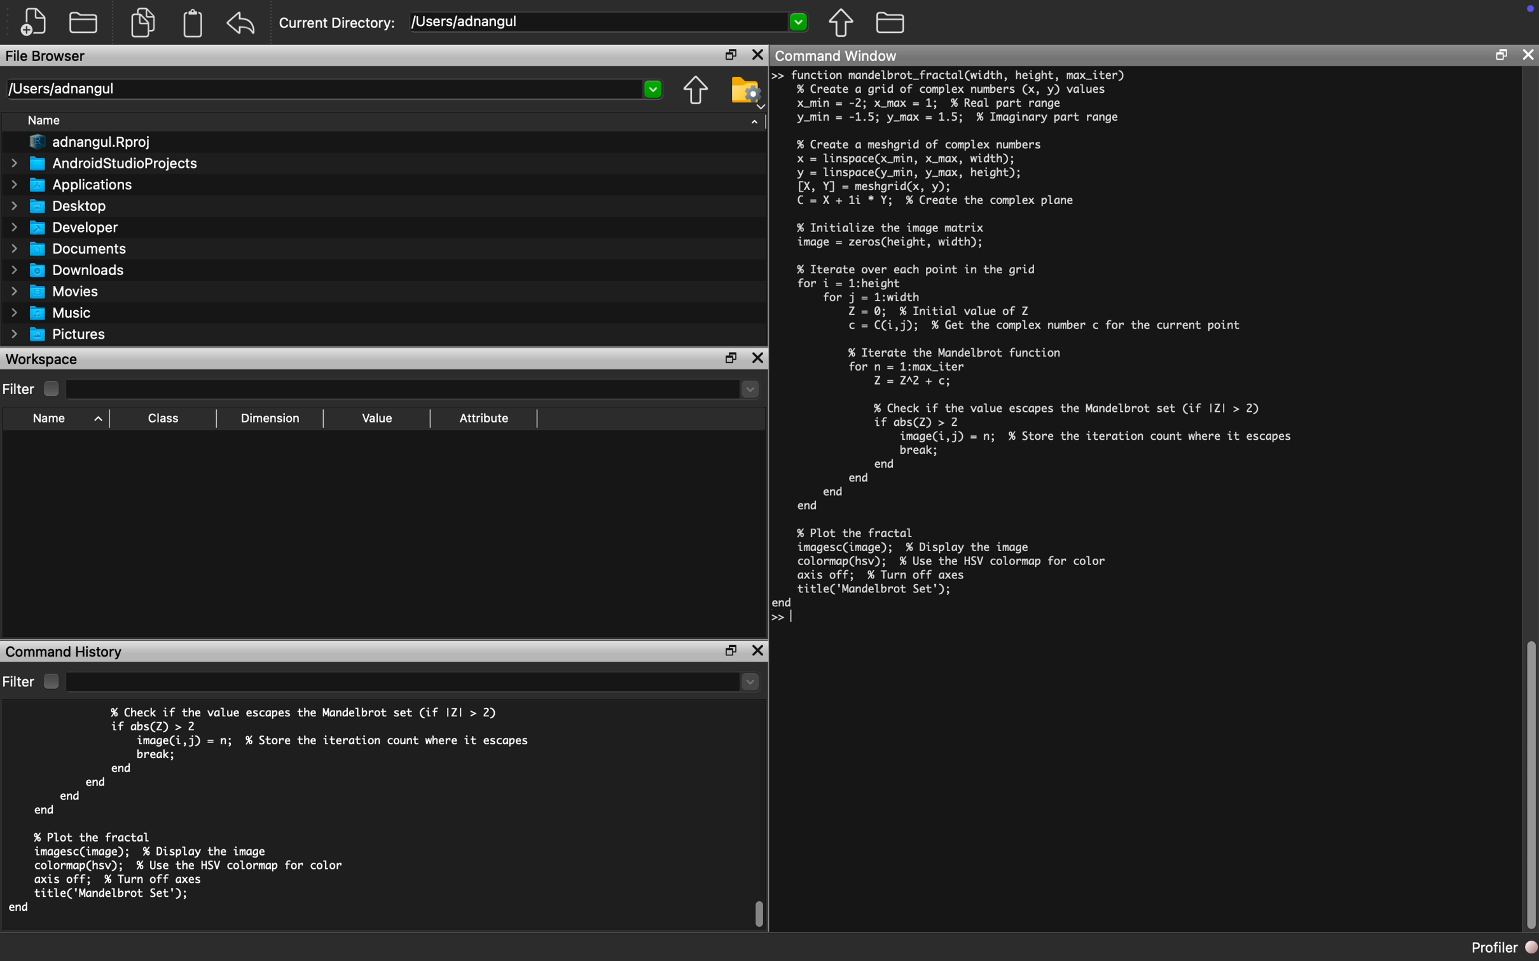 This screenshot has width=1539, height=961. What do you see at coordinates (276, 418) in the screenshot?
I see `Dimension` at bounding box center [276, 418].